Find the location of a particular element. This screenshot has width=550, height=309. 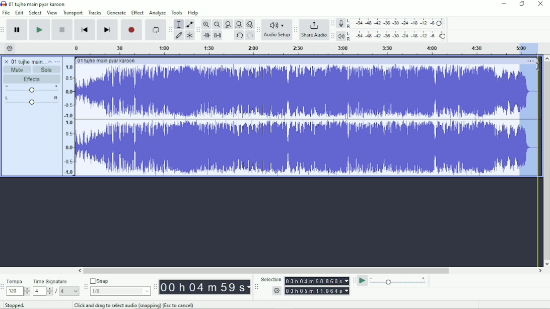

Audacity play-at-speed toolbar is located at coordinates (354, 281).